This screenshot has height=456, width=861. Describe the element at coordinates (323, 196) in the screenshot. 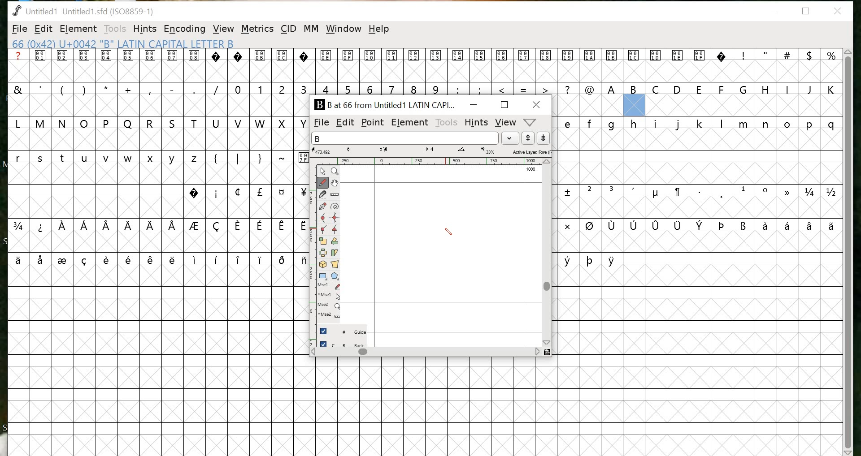

I see `Knife` at that location.